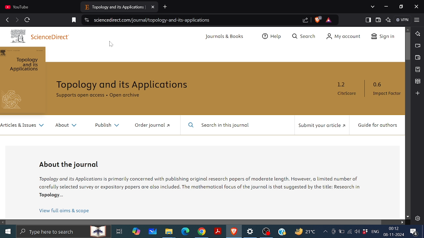  Describe the element at coordinates (417, 218) in the screenshot. I see `Settings` at that location.